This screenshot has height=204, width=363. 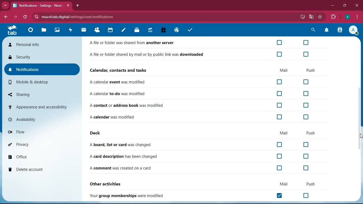 What do you see at coordinates (332, 16) in the screenshot?
I see `extensions` at bounding box center [332, 16].